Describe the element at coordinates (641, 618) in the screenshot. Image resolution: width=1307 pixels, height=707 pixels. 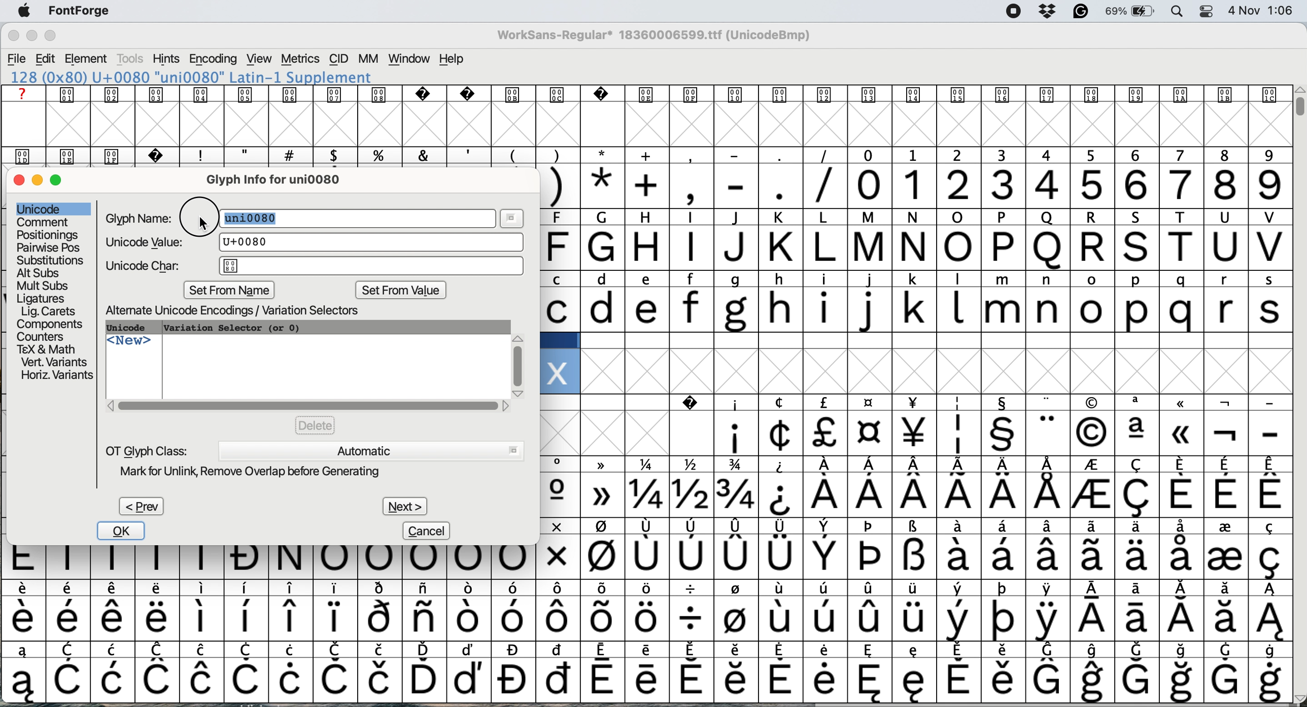
I see `special characters` at that location.